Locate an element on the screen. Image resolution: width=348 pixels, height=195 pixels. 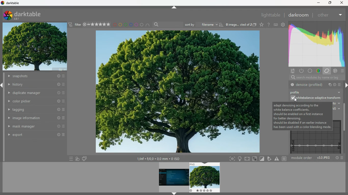
filter is located at coordinates (75, 25).